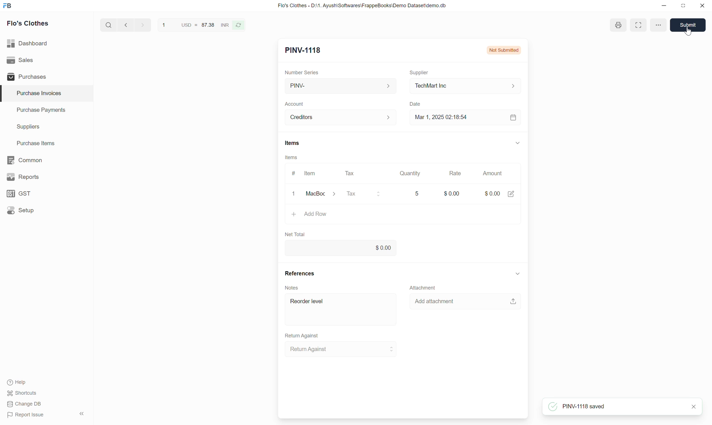 This screenshot has width=712, height=425. Describe the element at coordinates (664, 5) in the screenshot. I see `Minimize` at that location.